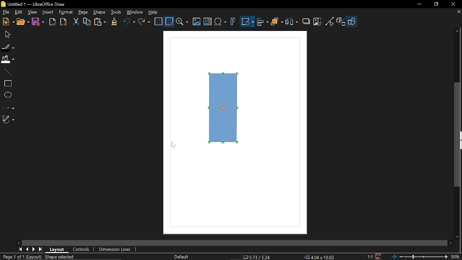  Describe the element at coordinates (451, 243) in the screenshot. I see `Move right` at that location.